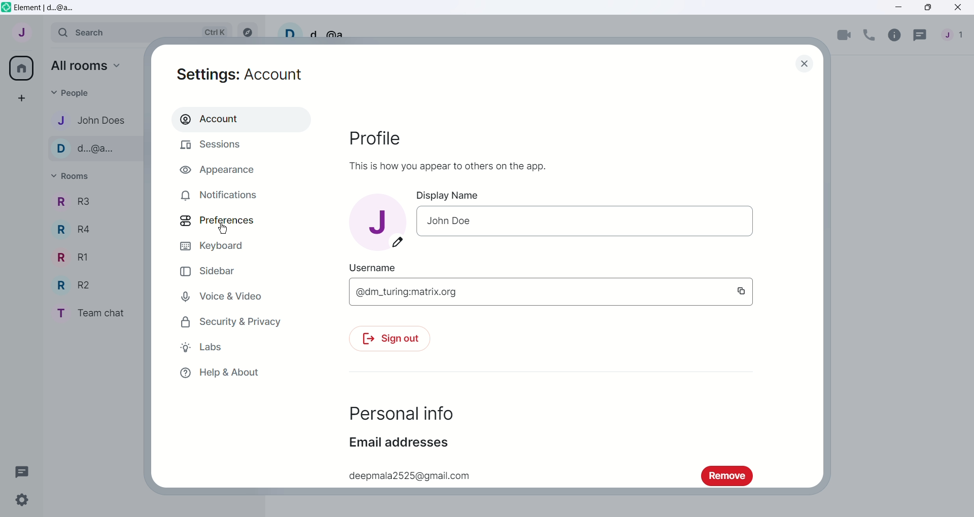  What do you see at coordinates (959, 7) in the screenshot?
I see `Close` at bounding box center [959, 7].